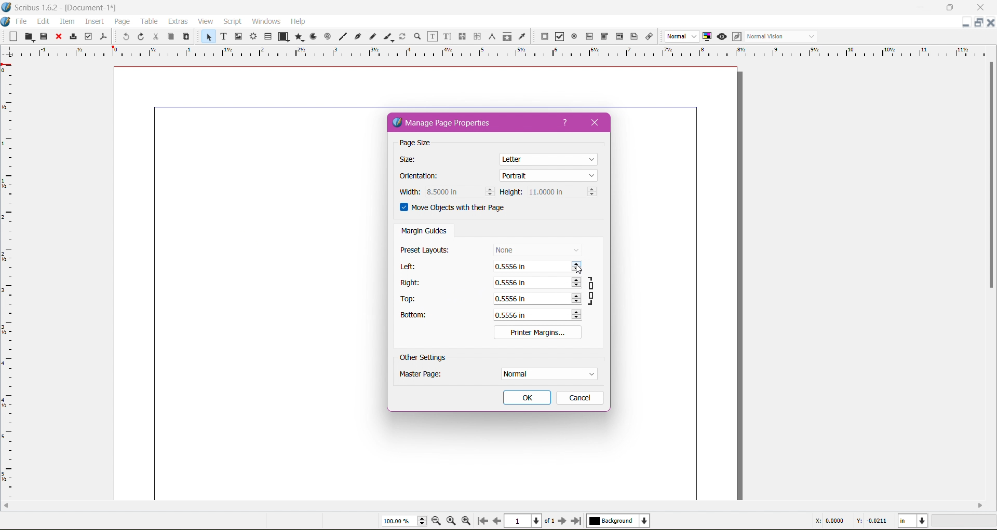 The image size is (997, 530). What do you see at coordinates (424, 144) in the screenshot?
I see `Page Size` at bounding box center [424, 144].